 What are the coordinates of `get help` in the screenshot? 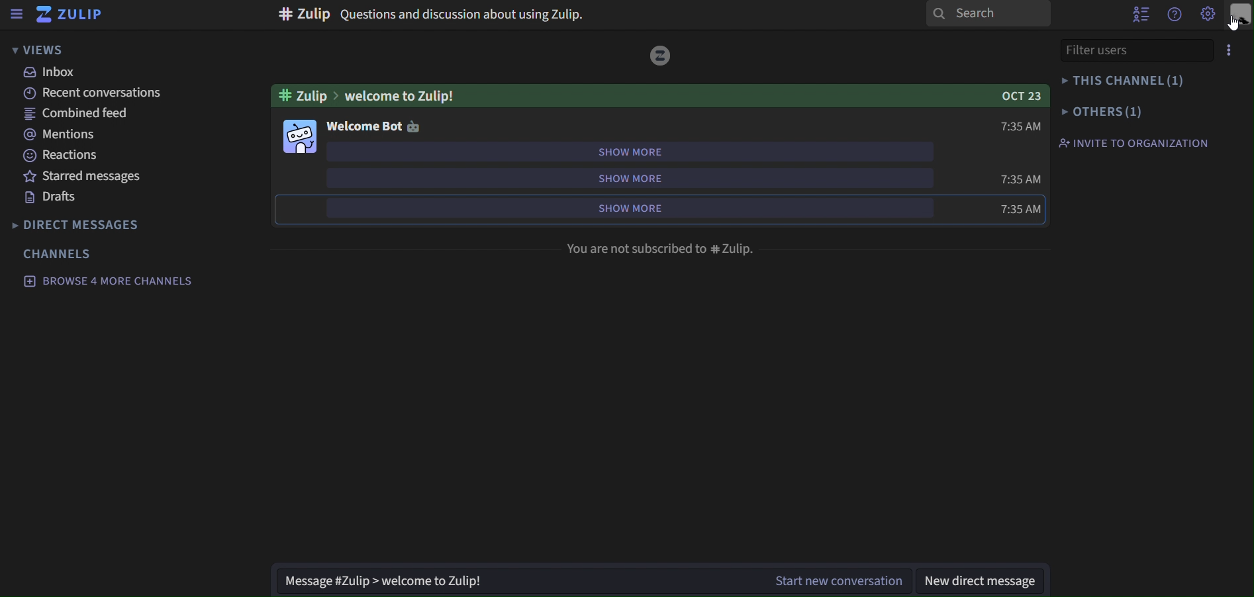 It's located at (1176, 15).